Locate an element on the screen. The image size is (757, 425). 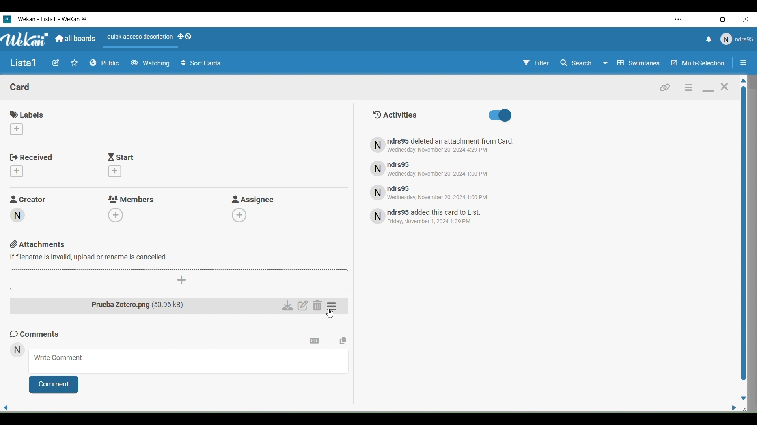
Asignee is located at coordinates (254, 199).